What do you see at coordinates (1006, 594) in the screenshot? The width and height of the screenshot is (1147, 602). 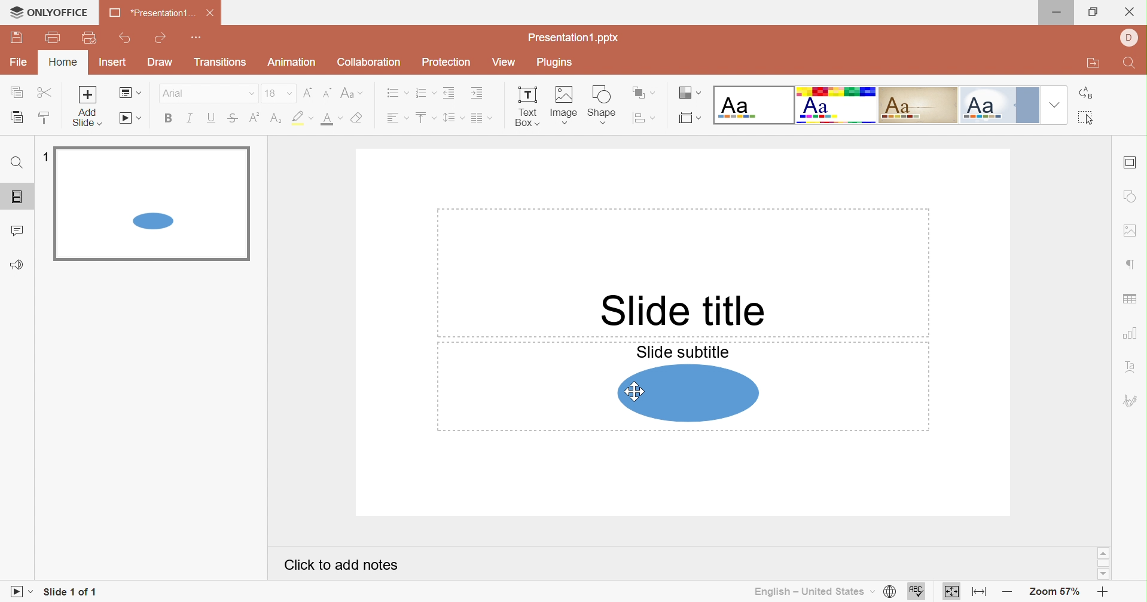 I see `Zoom out` at bounding box center [1006, 594].